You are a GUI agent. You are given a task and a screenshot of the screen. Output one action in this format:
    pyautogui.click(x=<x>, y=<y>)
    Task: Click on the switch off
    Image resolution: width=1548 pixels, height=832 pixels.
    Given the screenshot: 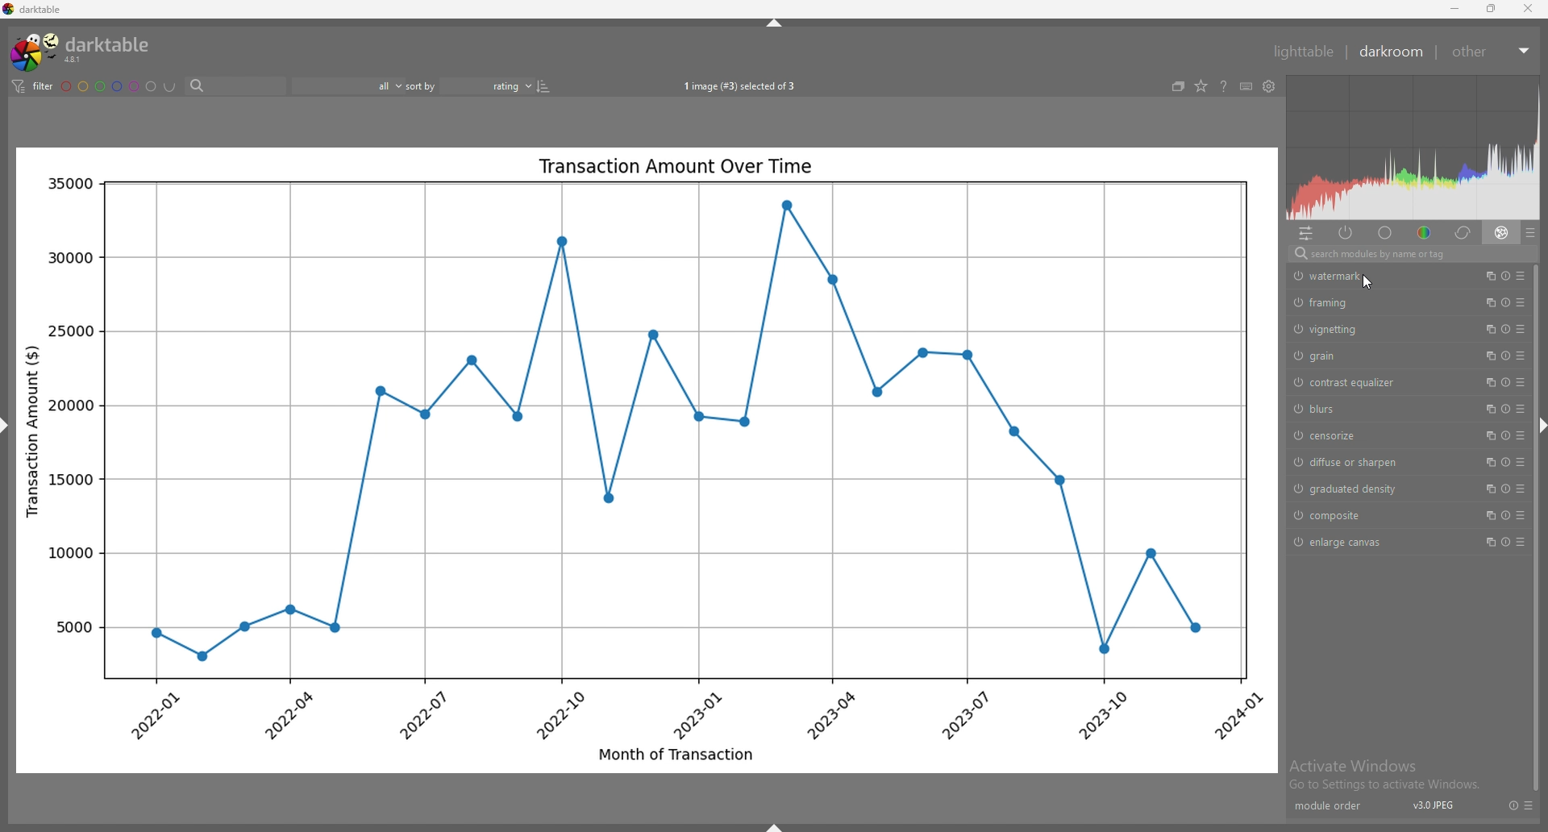 What is the action you would take?
    pyautogui.click(x=1299, y=382)
    